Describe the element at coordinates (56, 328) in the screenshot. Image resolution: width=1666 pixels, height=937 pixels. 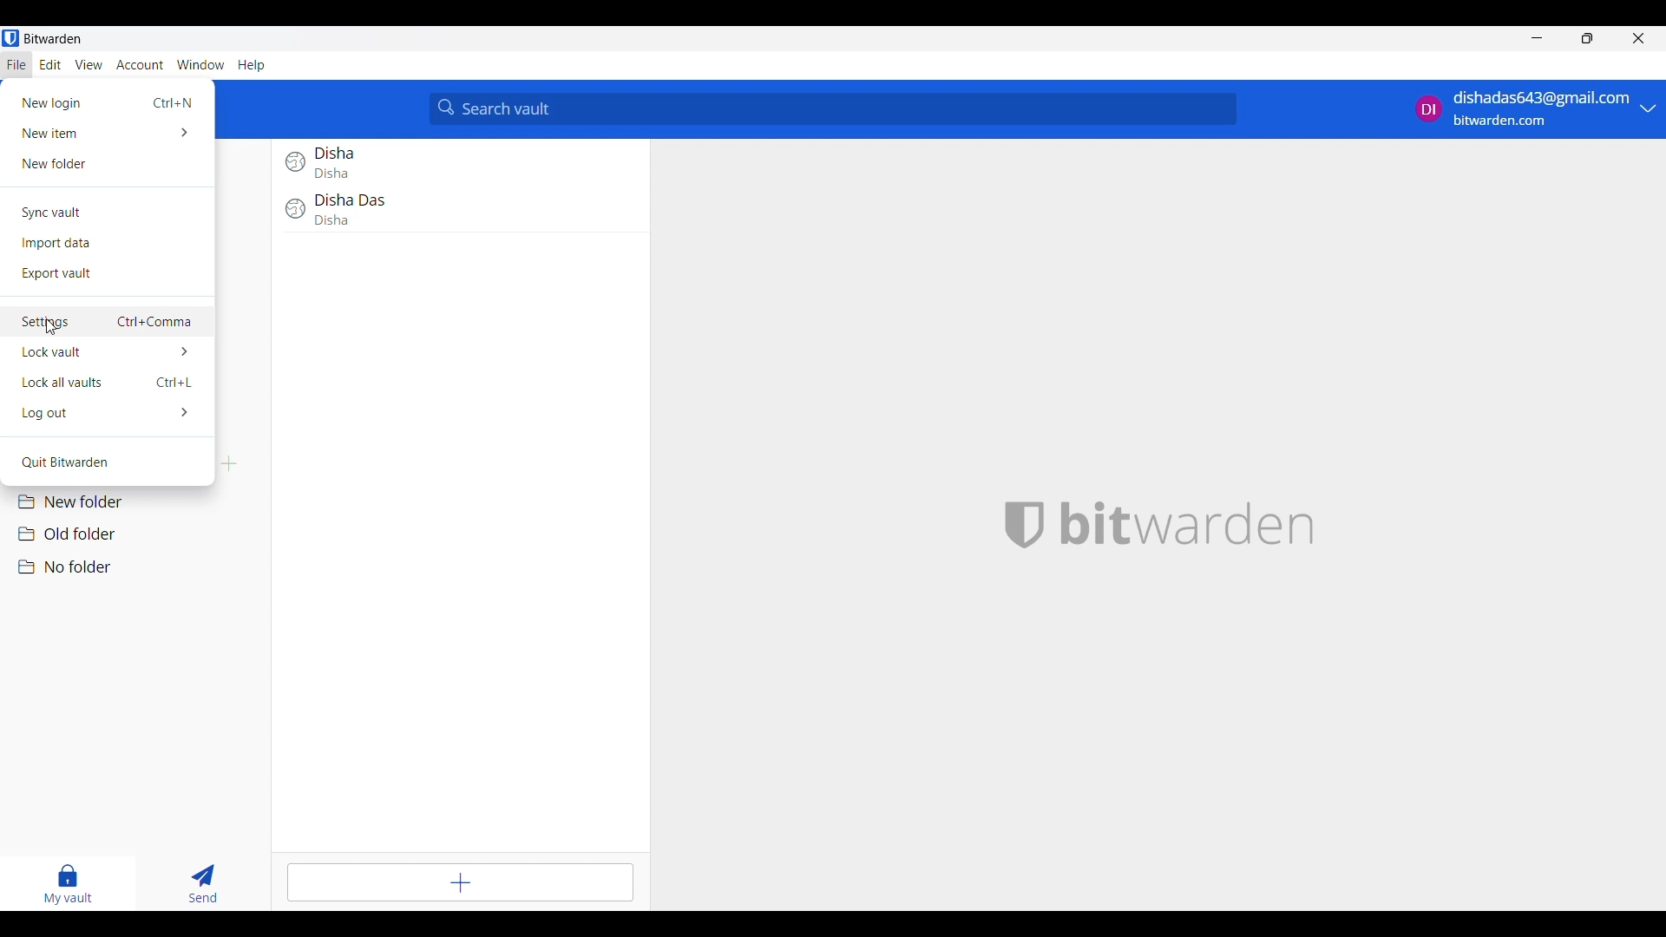
I see `cursor` at that location.